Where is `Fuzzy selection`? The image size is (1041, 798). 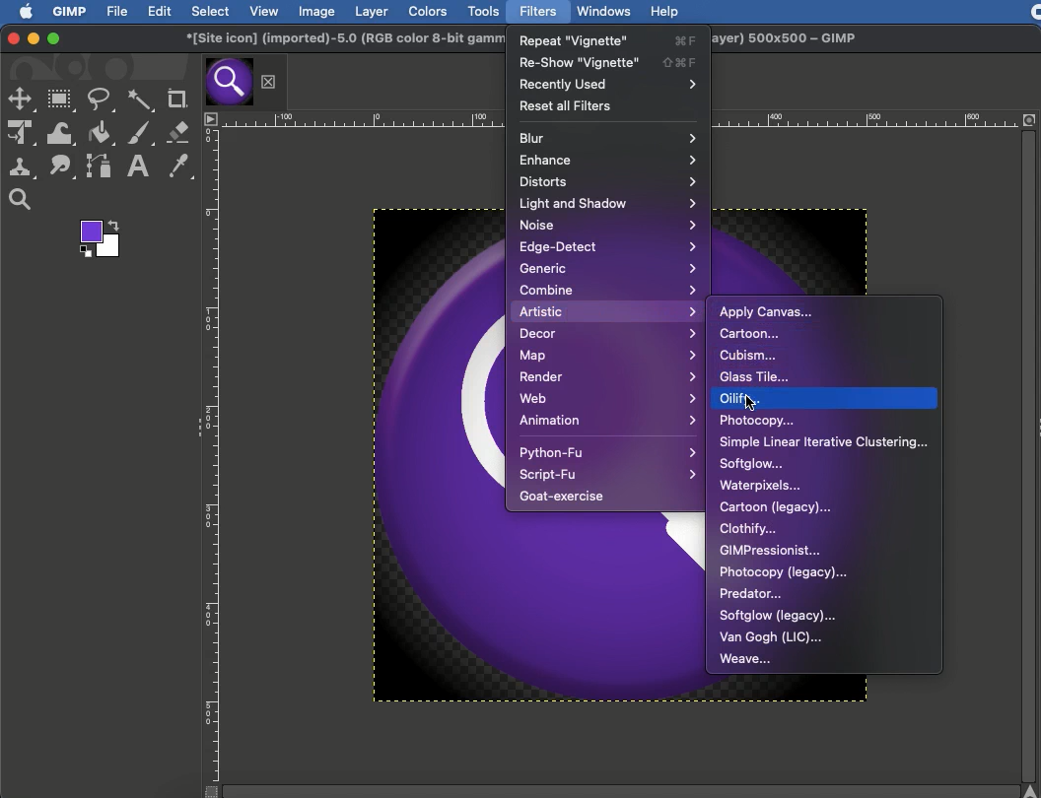
Fuzzy selection is located at coordinates (141, 100).